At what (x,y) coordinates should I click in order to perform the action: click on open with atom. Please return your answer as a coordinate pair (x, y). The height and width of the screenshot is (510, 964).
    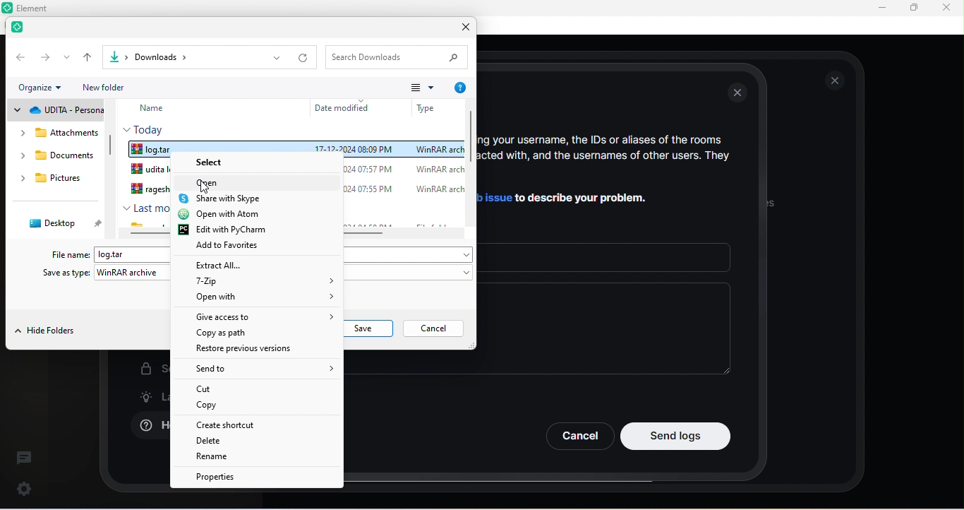
    Looking at the image, I should click on (237, 215).